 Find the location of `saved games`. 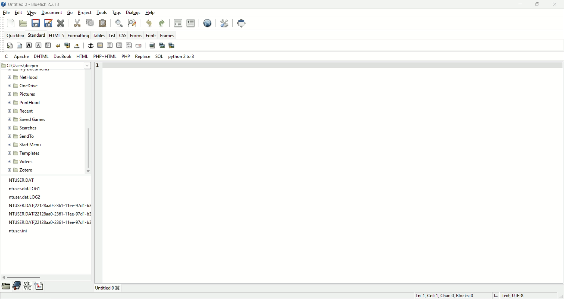

saved games is located at coordinates (30, 119).